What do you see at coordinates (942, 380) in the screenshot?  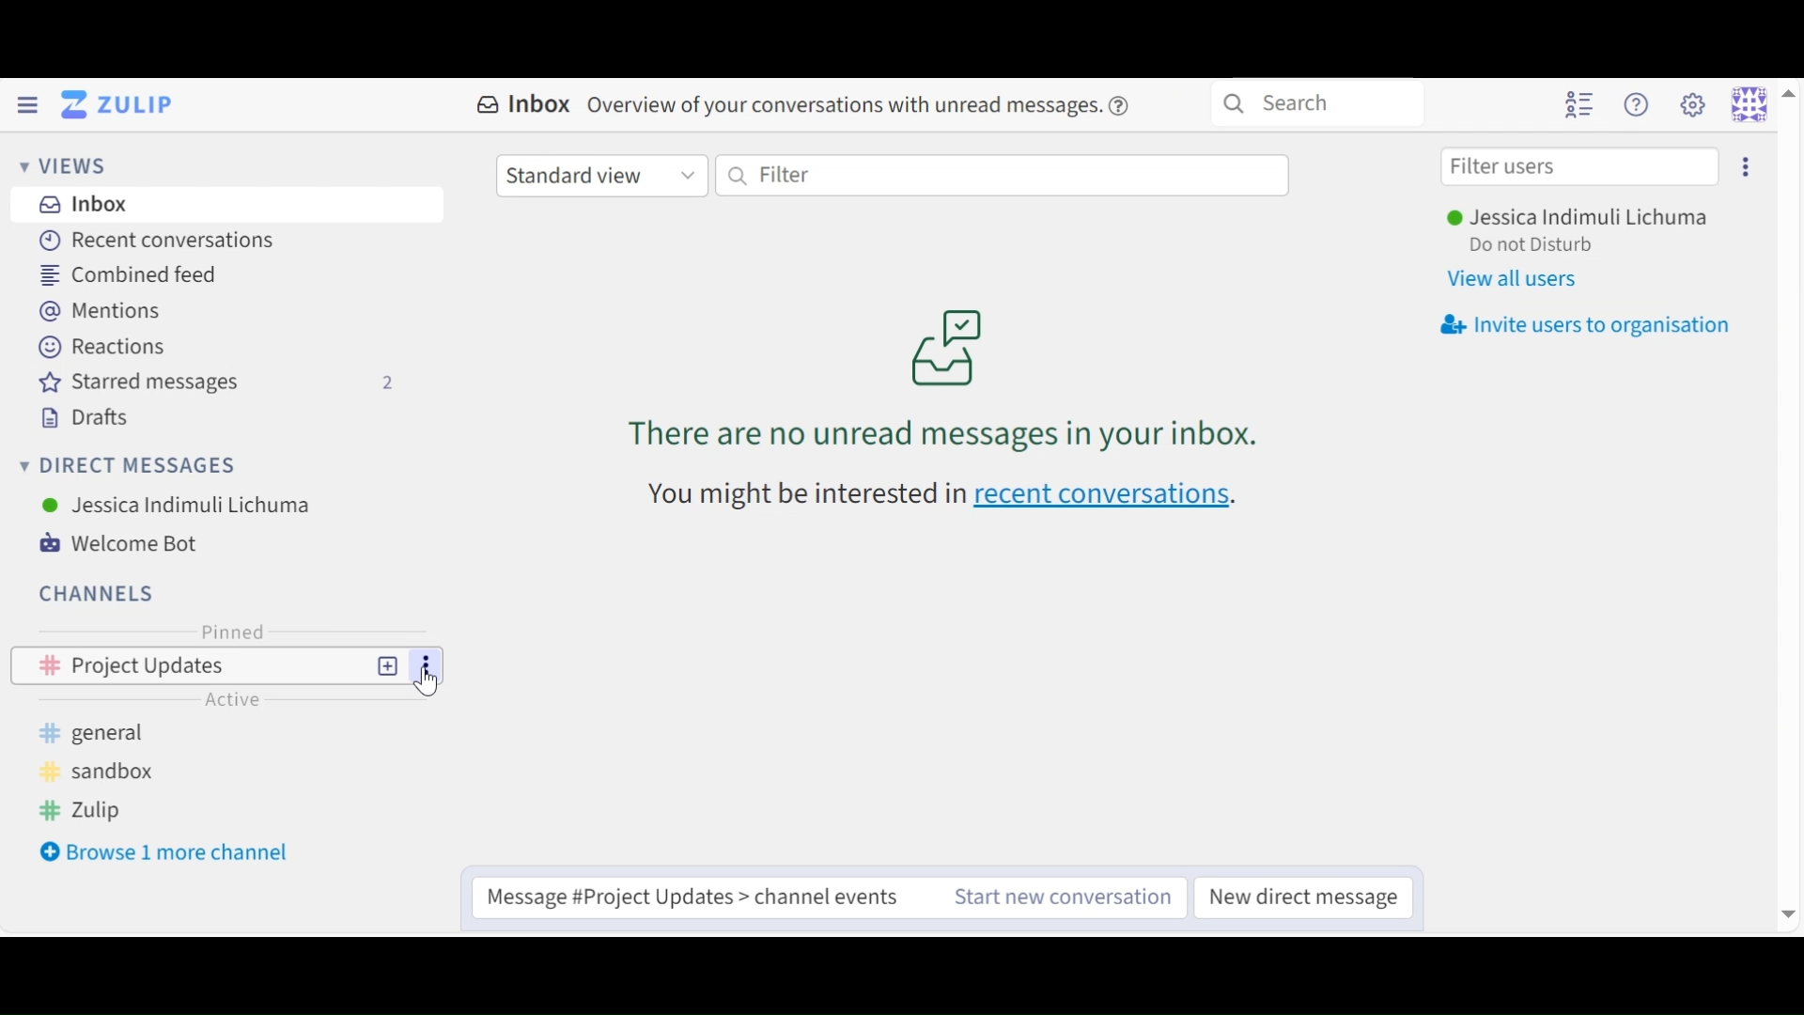 I see `unread conversations` at bounding box center [942, 380].